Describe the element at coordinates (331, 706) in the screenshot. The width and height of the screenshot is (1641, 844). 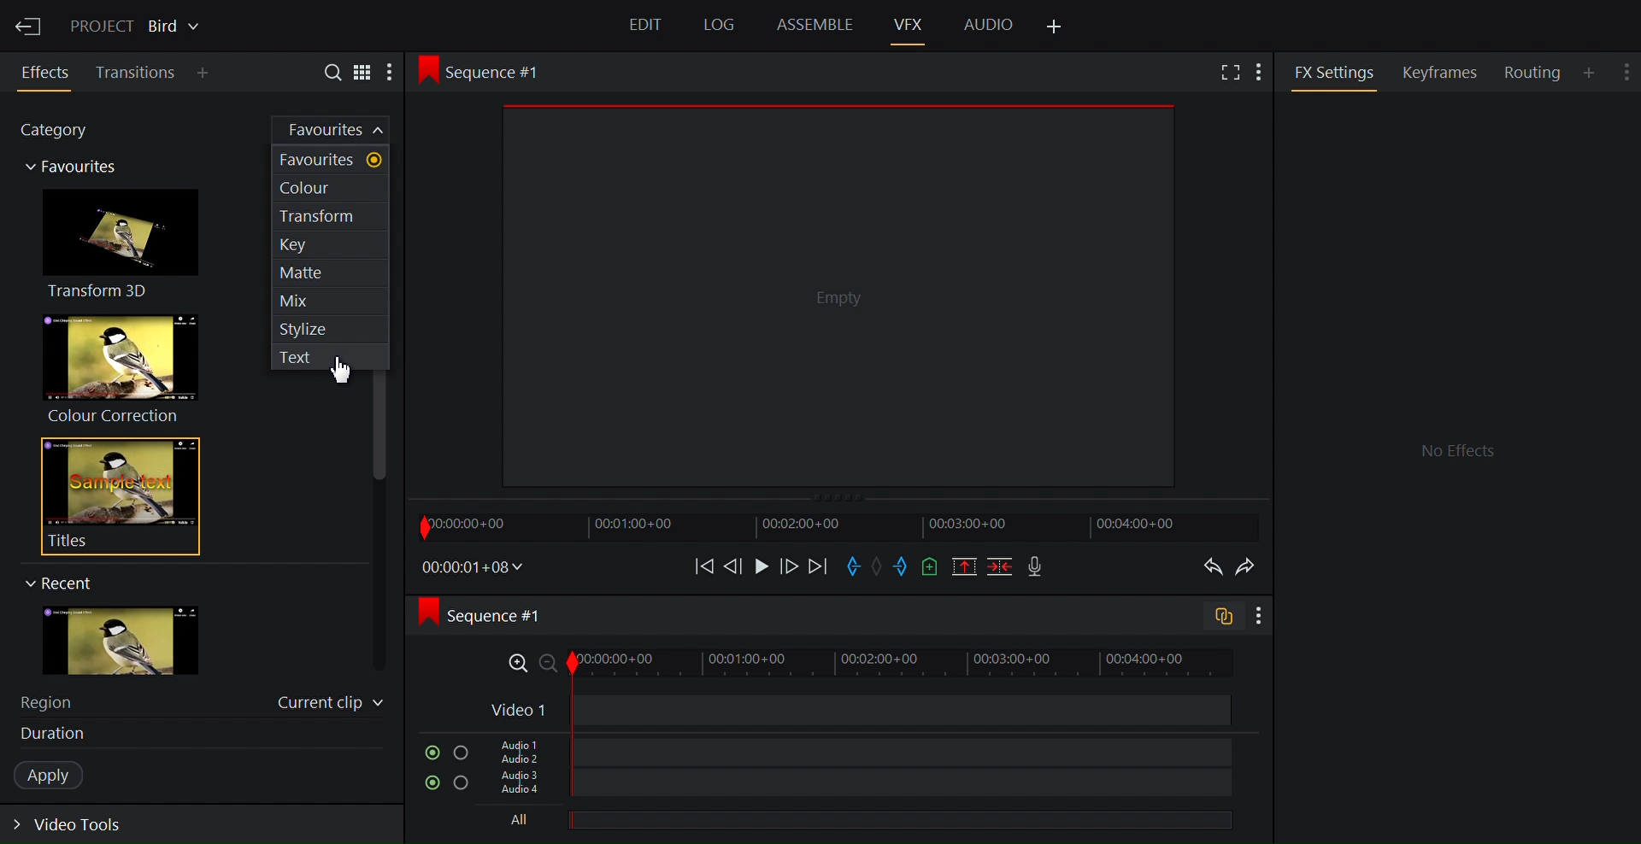
I see `Current clip` at that location.